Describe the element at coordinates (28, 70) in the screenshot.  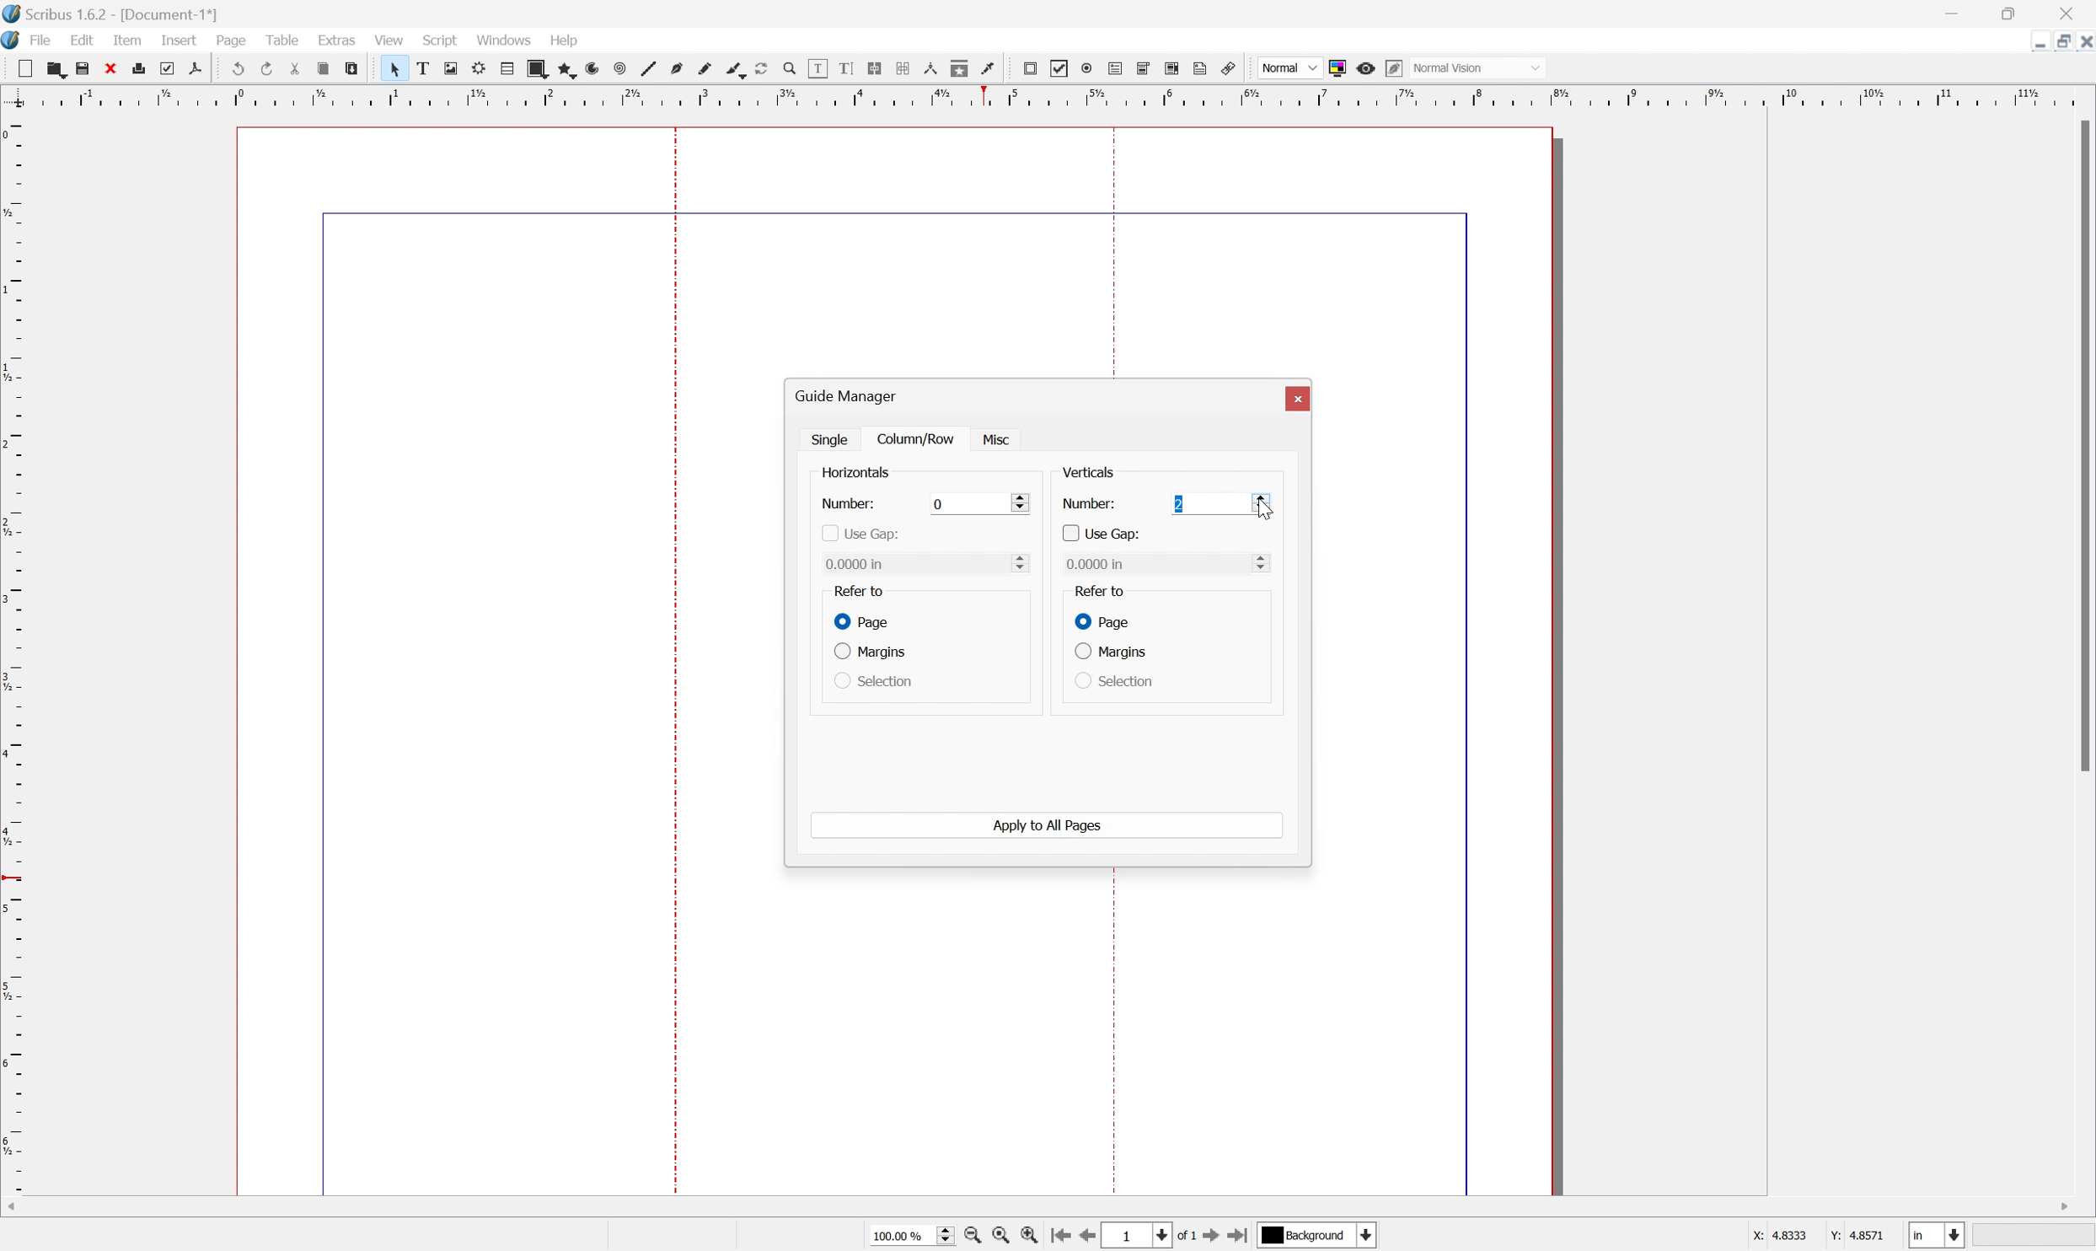
I see `new` at that location.